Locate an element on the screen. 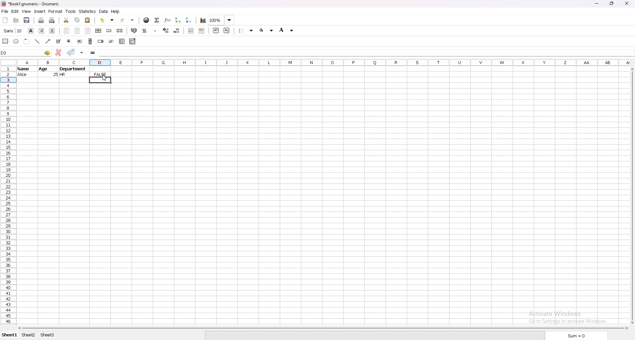 Image resolution: width=635 pixels, height=340 pixels. accept changes is located at coordinates (71, 52).